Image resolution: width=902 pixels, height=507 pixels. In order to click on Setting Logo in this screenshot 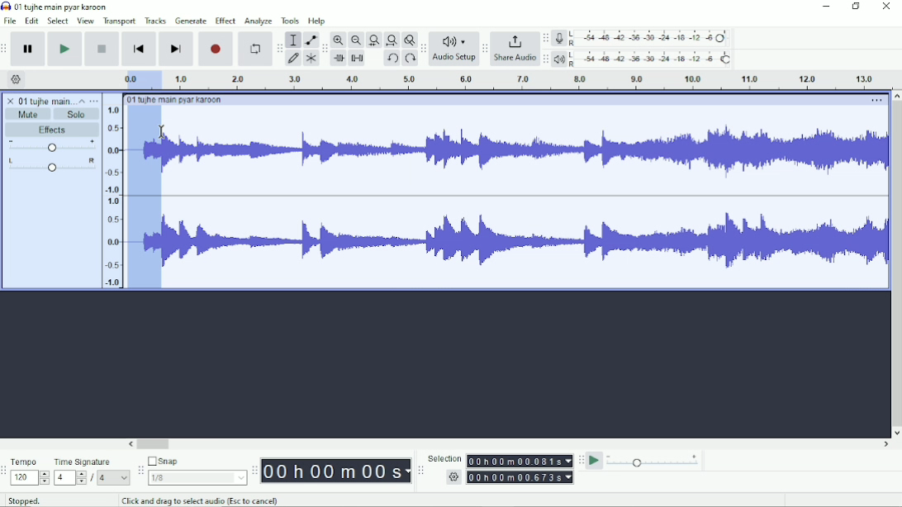, I will do `click(453, 479)`.